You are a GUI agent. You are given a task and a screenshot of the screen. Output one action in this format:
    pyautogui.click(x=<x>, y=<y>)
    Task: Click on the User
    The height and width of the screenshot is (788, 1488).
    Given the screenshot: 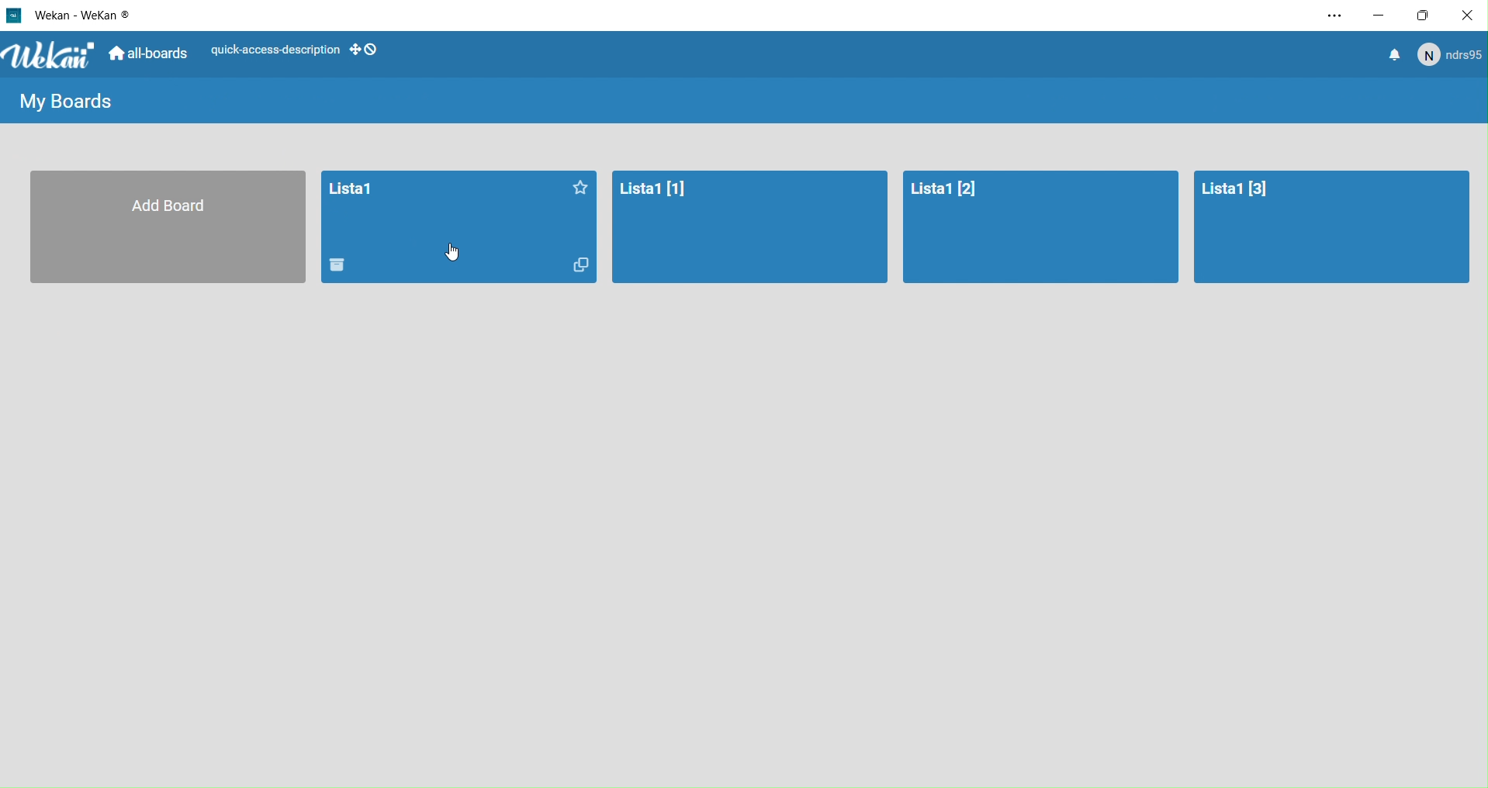 What is the action you would take?
    pyautogui.click(x=1449, y=57)
    